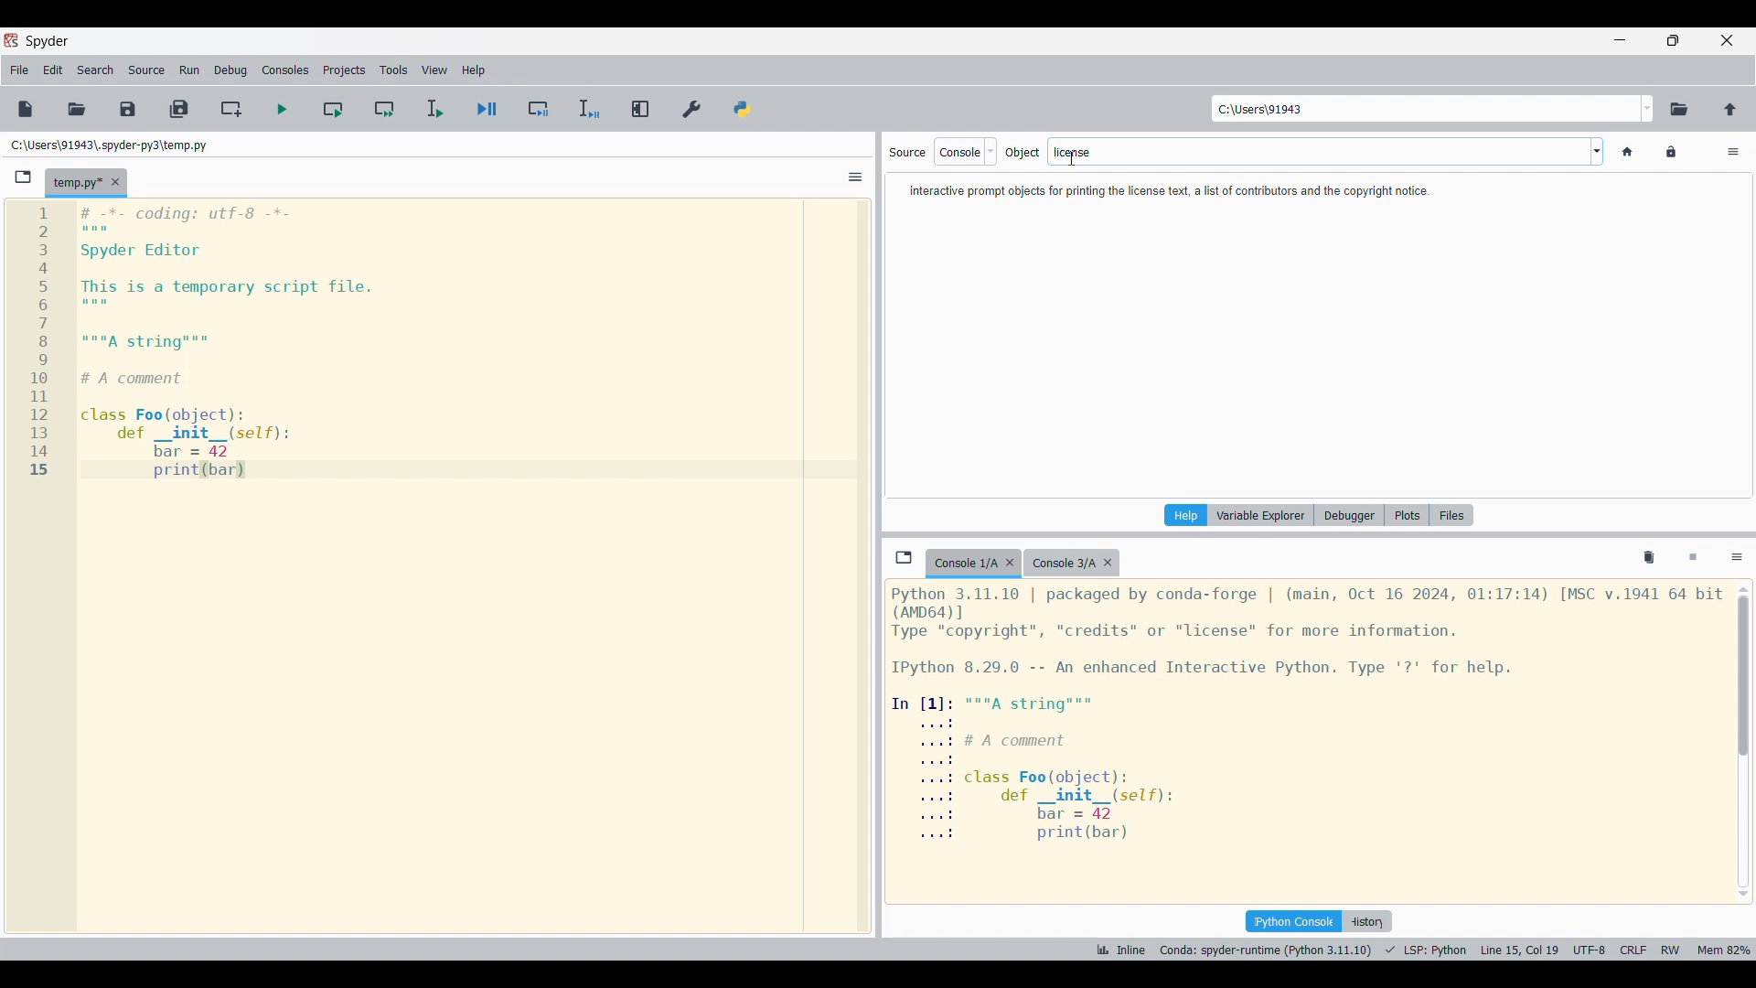 The width and height of the screenshot is (1756, 988). Describe the element at coordinates (1734, 152) in the screenshot. I see `Options` at that location.